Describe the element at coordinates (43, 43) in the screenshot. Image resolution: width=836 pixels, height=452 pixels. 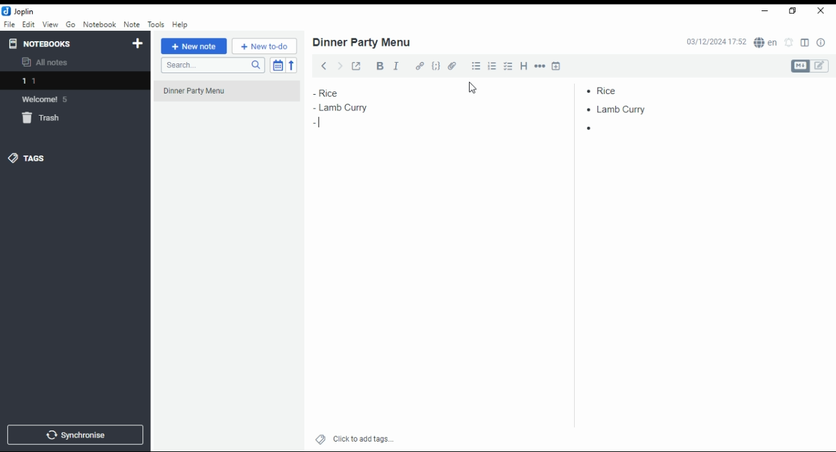
I see `notebooks` at that location.